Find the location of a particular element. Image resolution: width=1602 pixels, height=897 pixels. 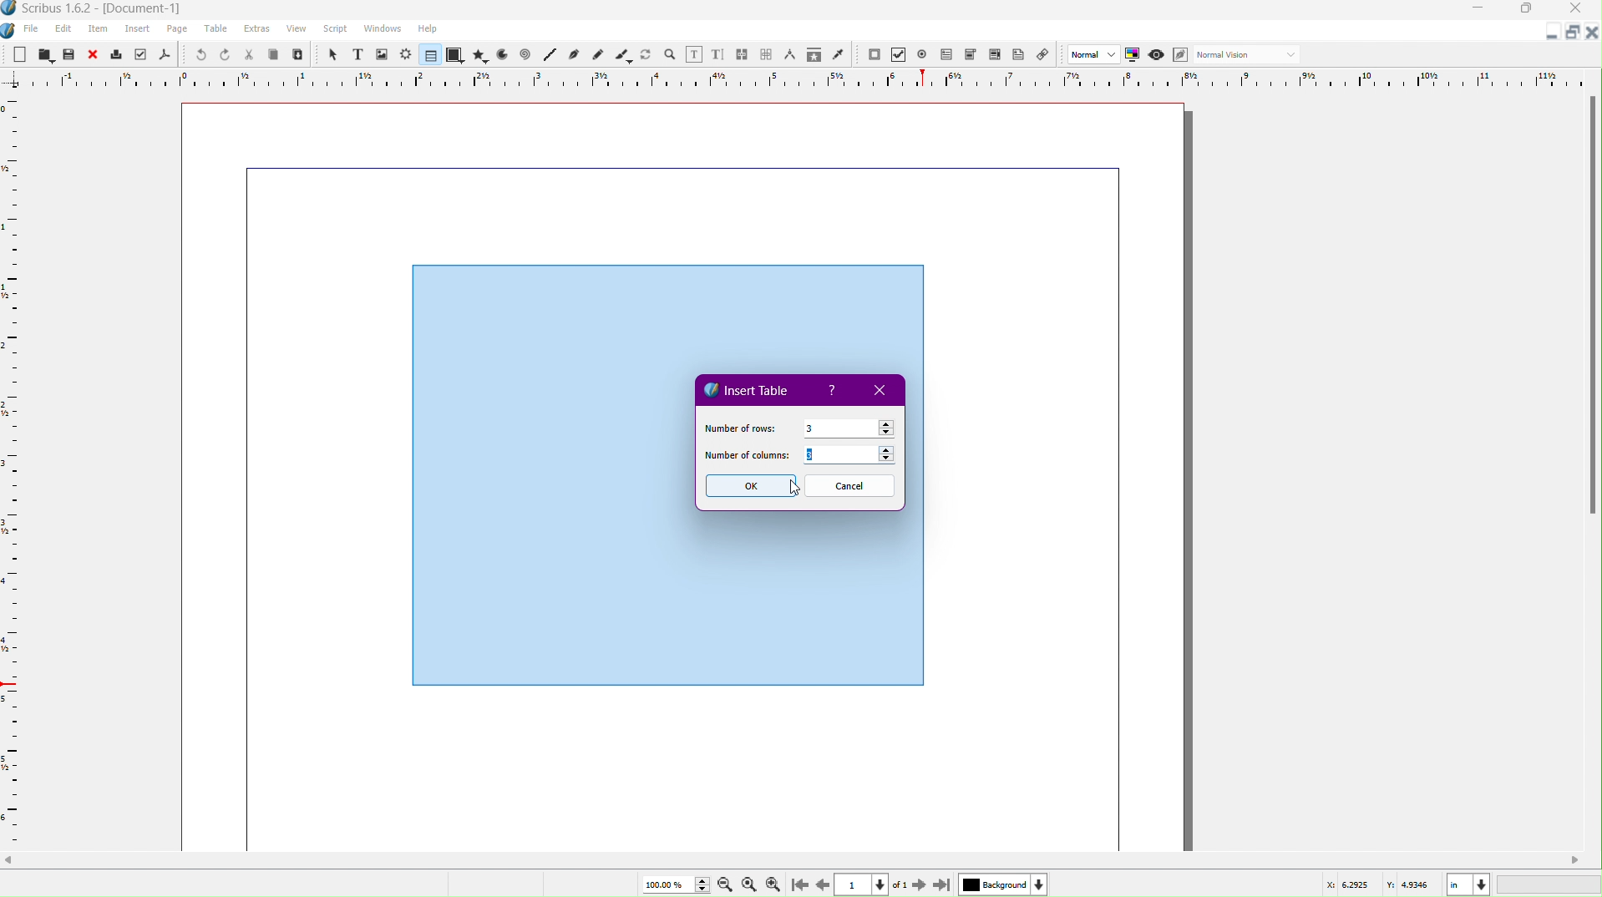

Image Frame is located at coordinates (383, 53).